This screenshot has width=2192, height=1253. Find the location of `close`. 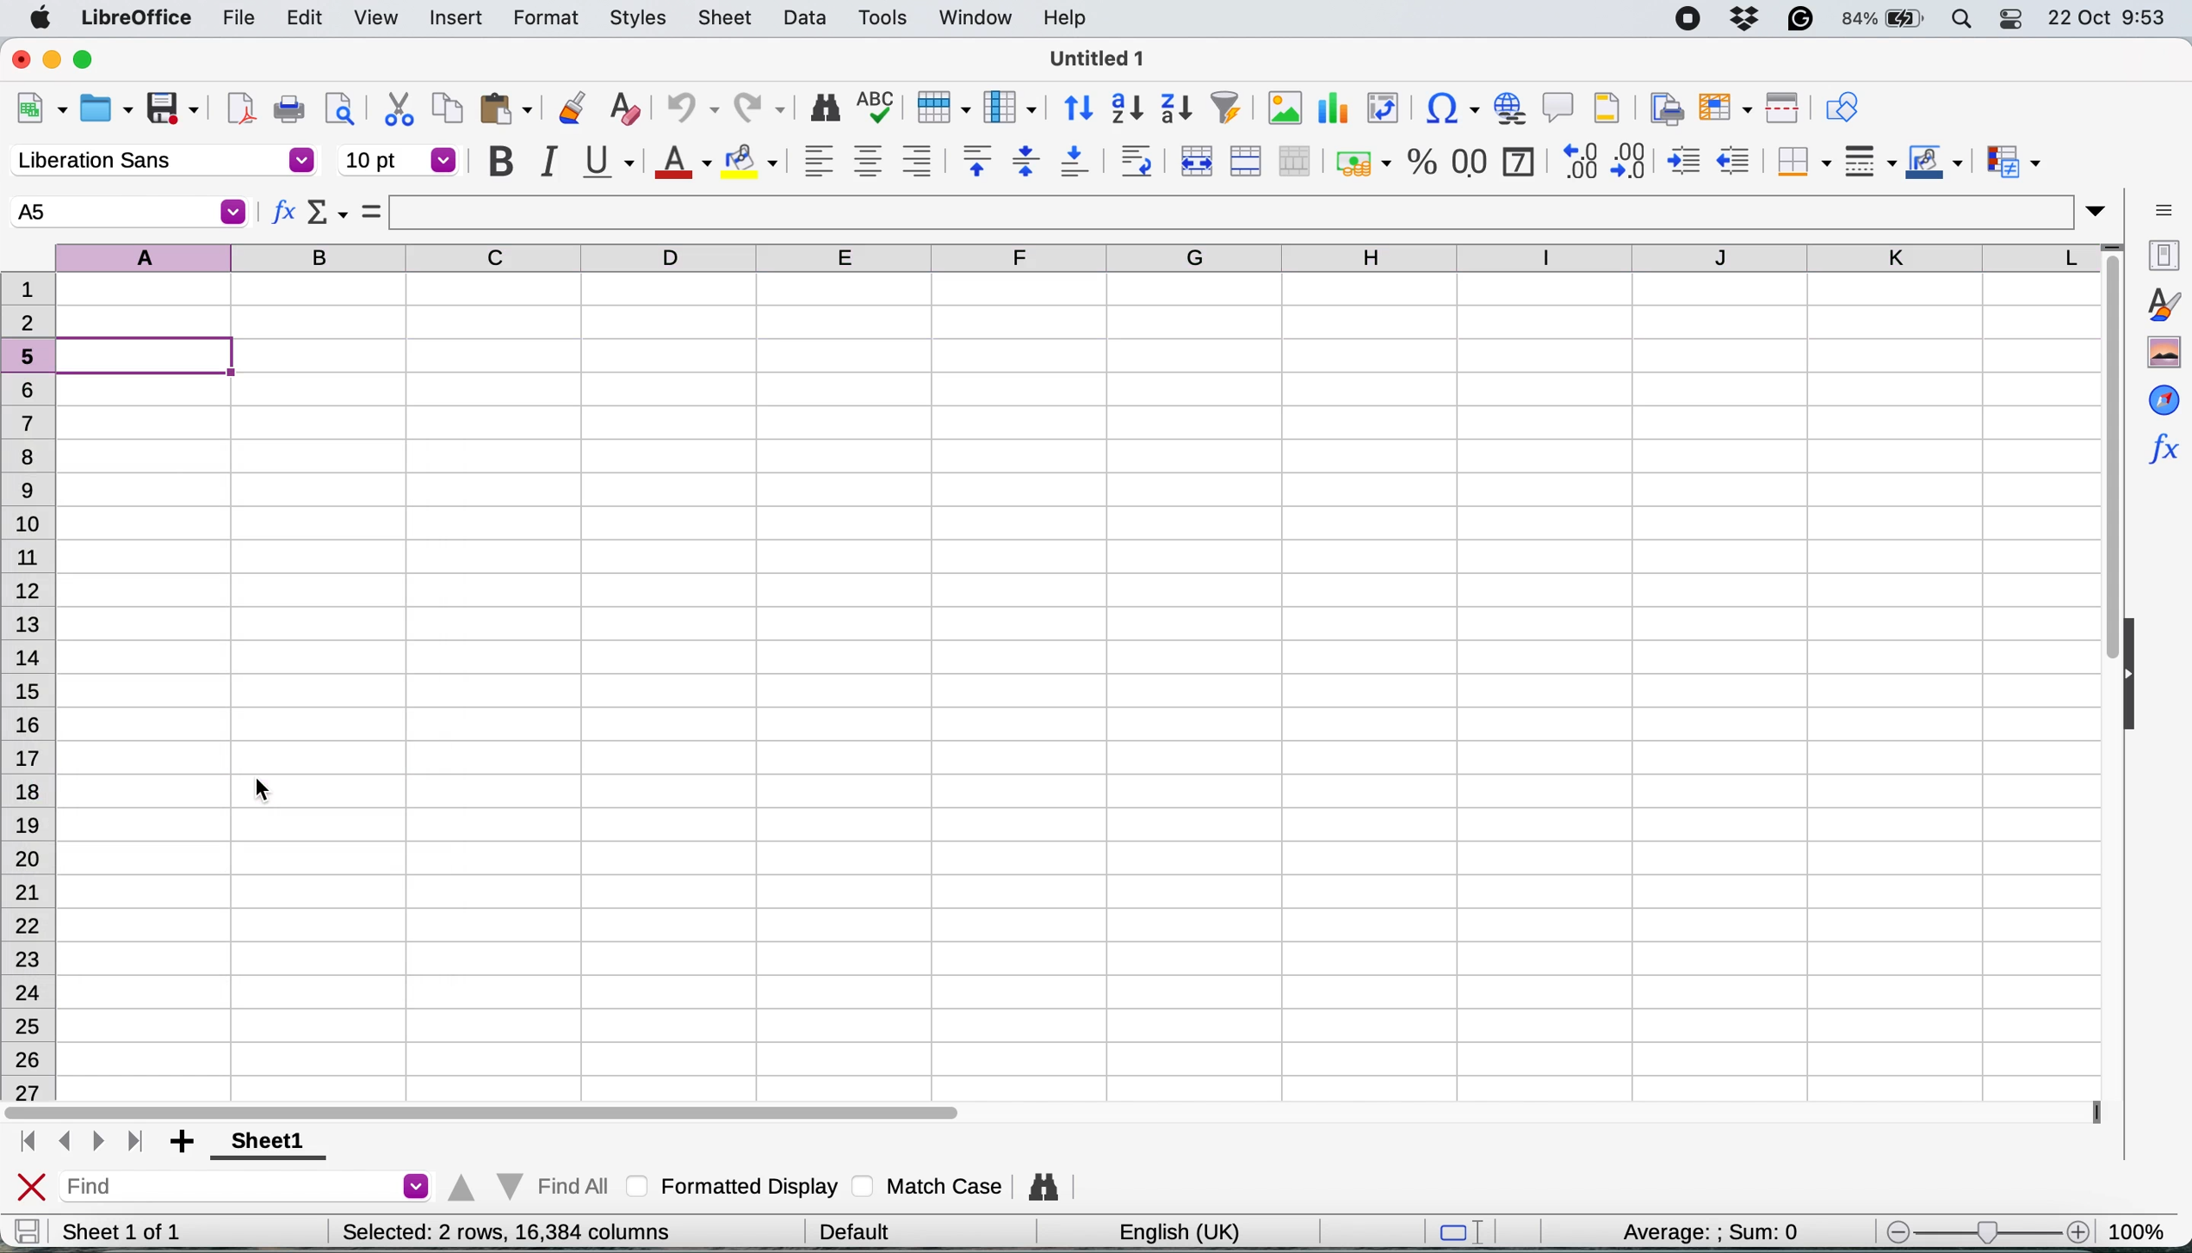

close is located at coordinates (21, 58).